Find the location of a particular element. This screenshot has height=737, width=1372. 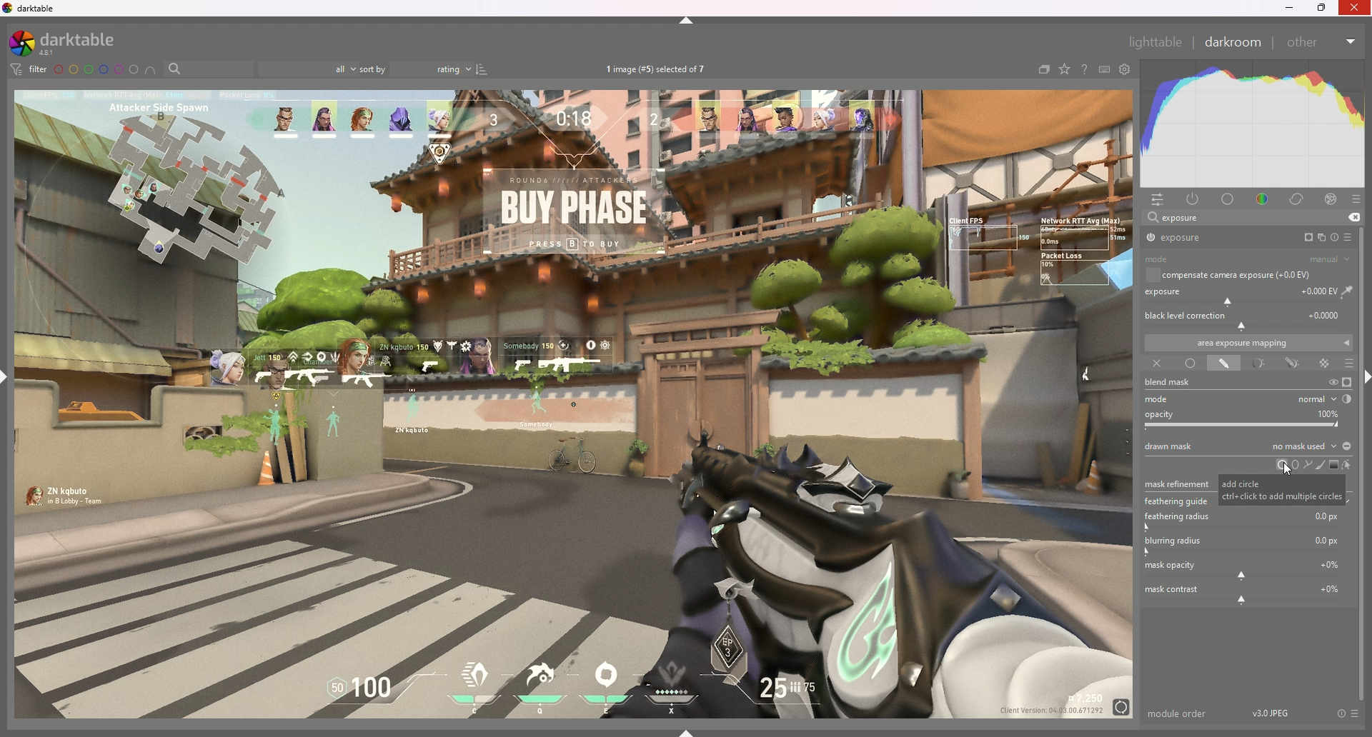

reset is located at coordinates (1334, 237).